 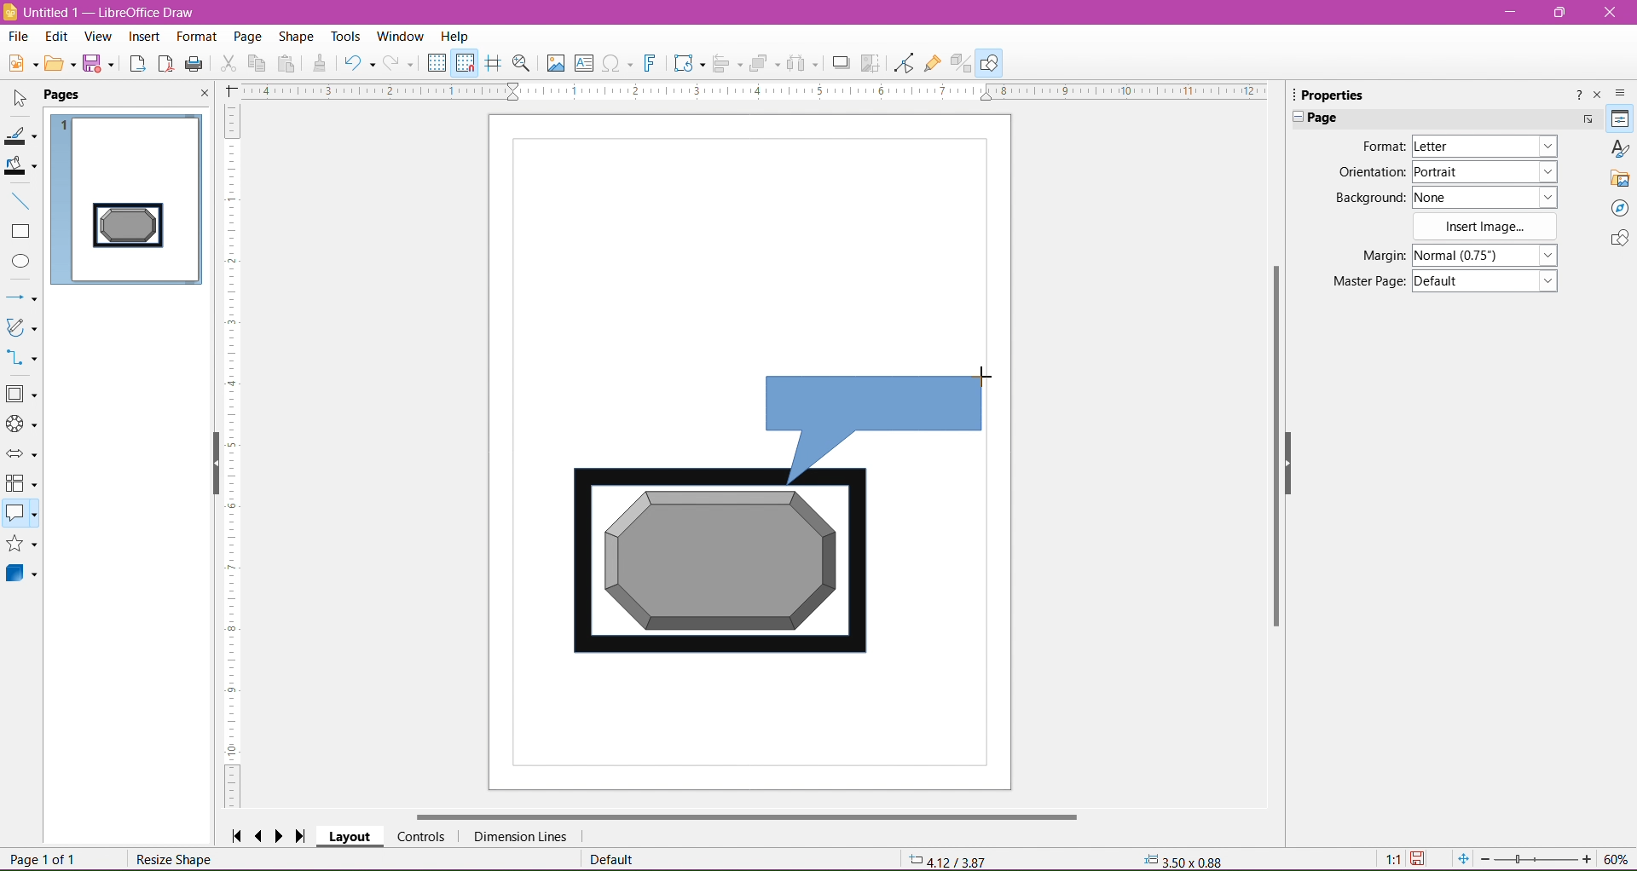 What do you see at coordinates (1587, 119) in the screenshot?
I see `More Options` at bounding box center [1587, 119].